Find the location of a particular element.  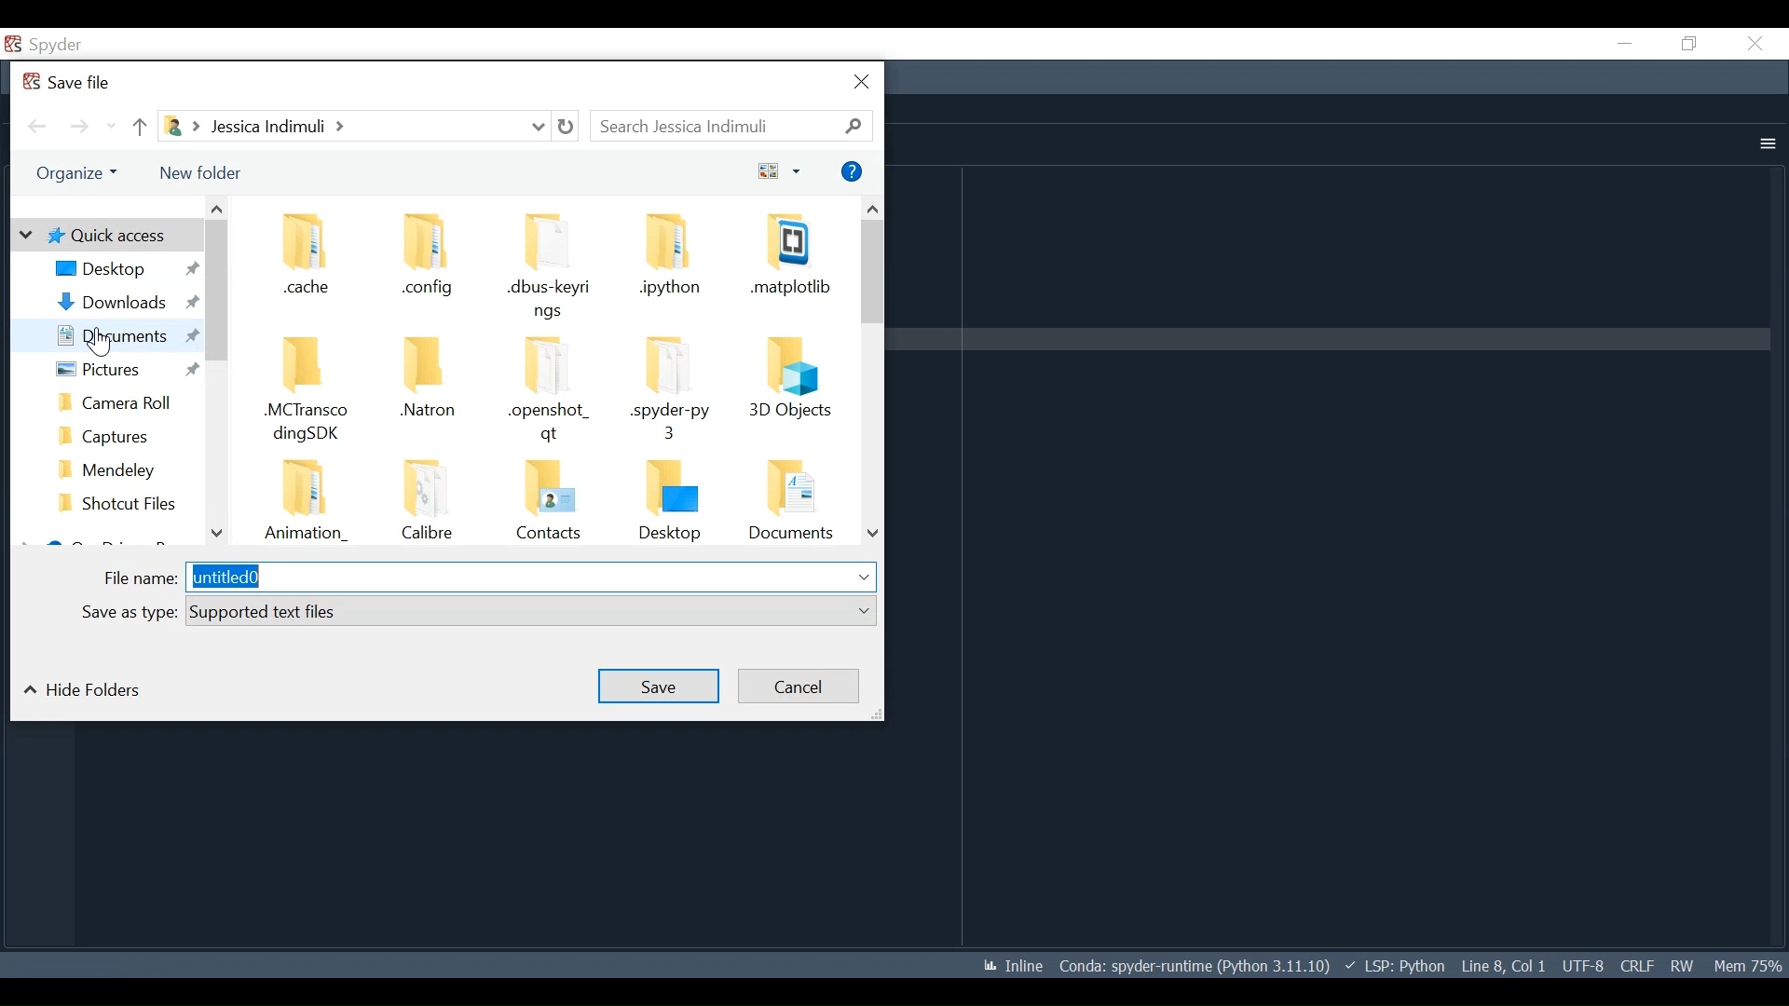

Folder is located at coordinates (310, 393).